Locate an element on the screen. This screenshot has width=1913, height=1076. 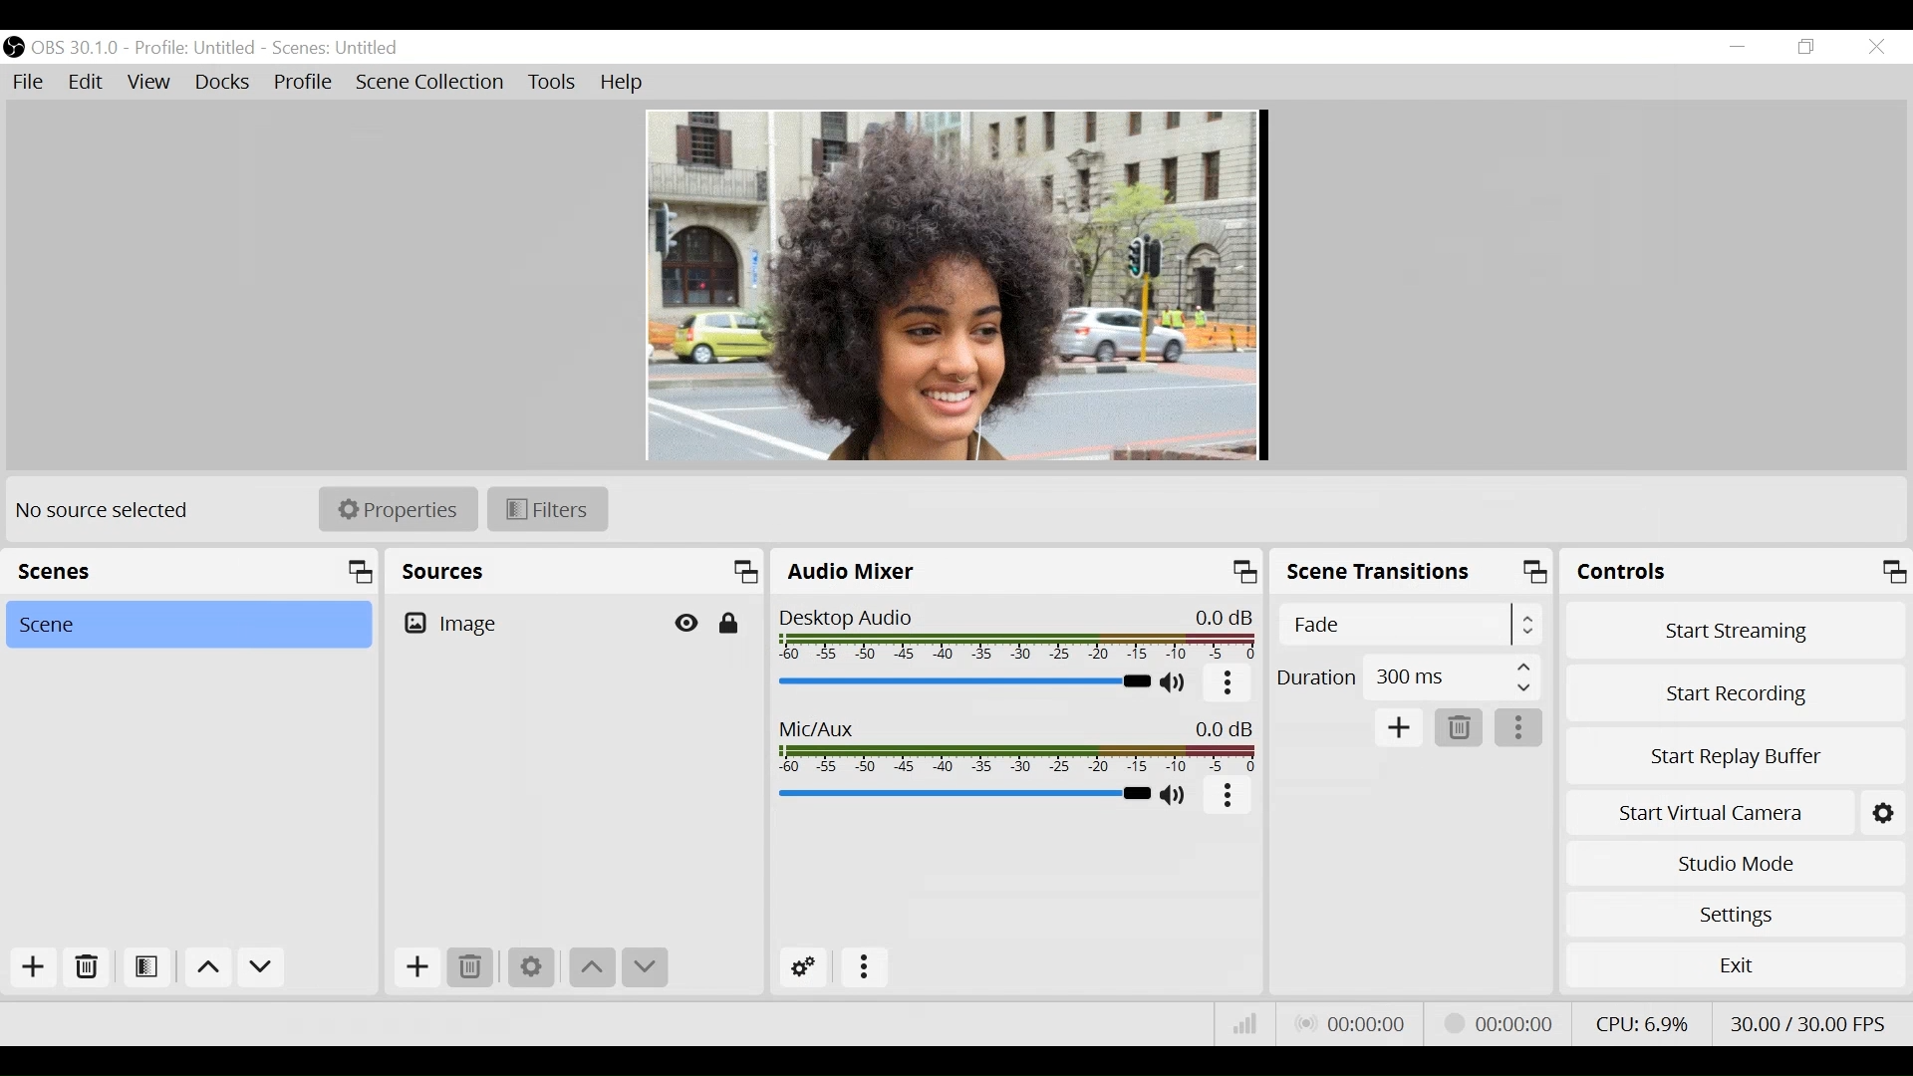
Audio Mixer Panel is located at coordinates (1015, 570).